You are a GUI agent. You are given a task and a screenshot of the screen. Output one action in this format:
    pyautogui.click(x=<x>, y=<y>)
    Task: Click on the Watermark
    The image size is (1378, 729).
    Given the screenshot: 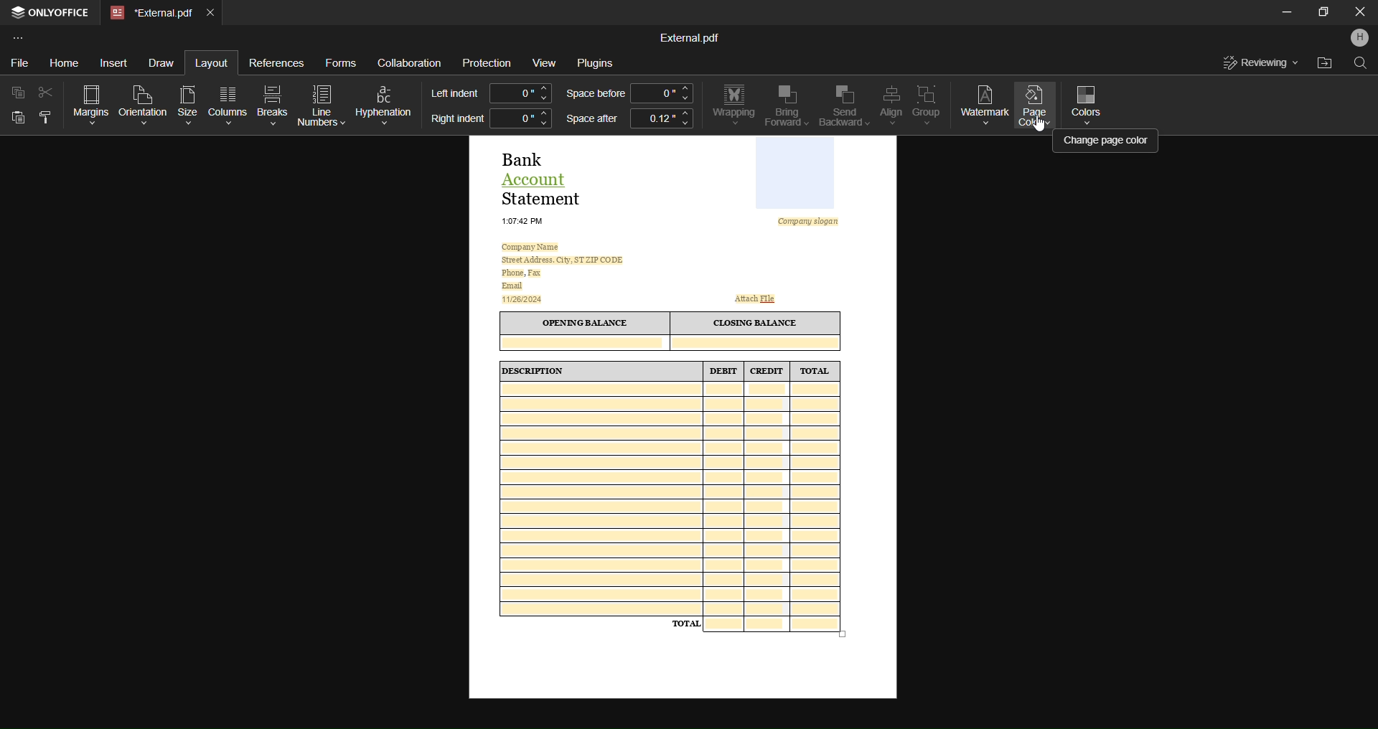 What is the action you would take?
    pyautogui.click(x=985, y=103)
    